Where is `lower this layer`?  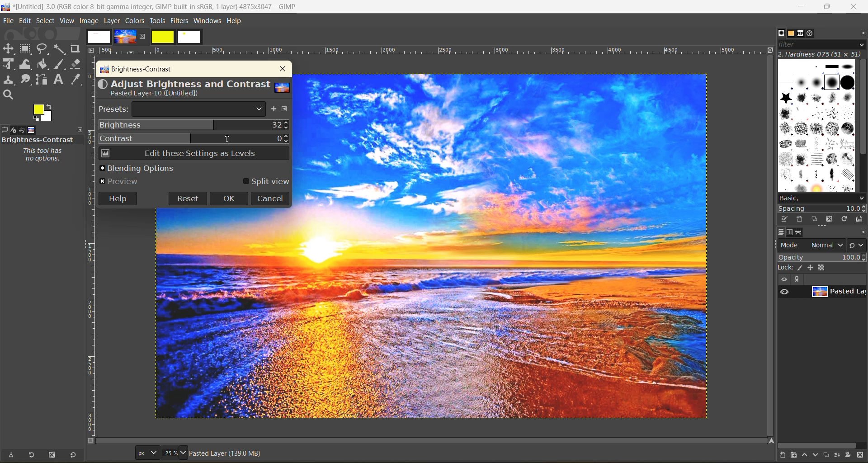
lower this layer is located at coordinates (816, 455).